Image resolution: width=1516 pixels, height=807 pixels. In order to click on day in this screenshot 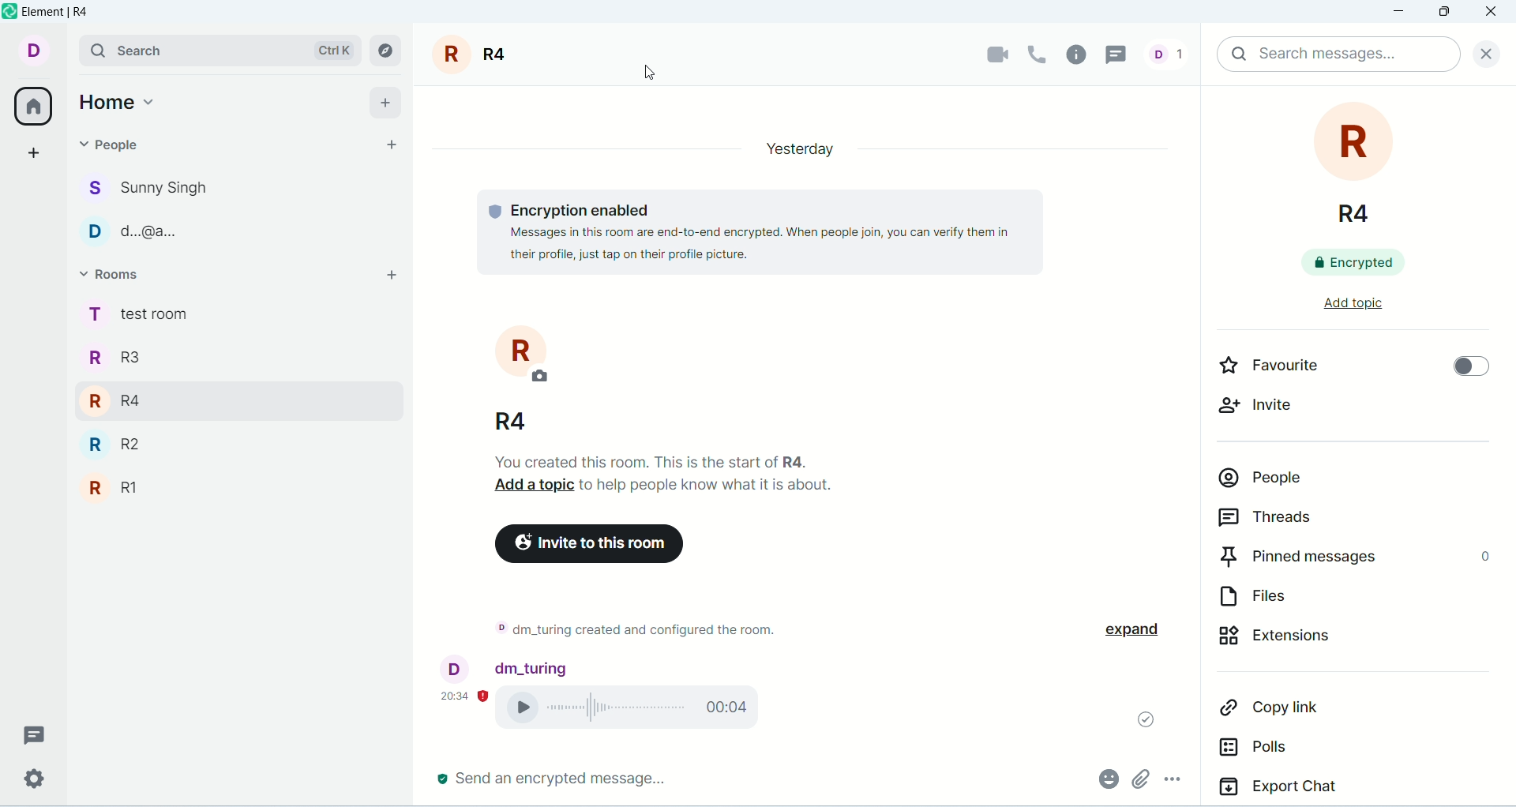, I will do `click(794, 148)`.